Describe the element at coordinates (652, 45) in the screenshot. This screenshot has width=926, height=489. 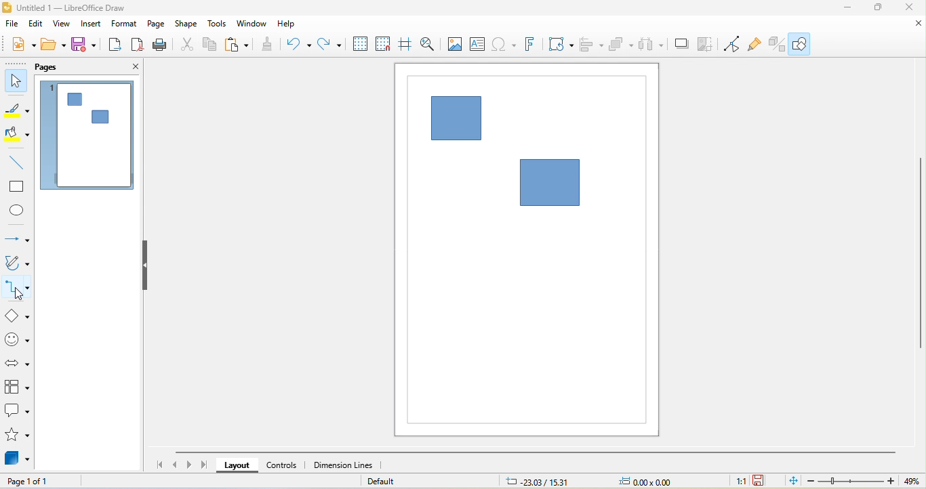
I see `select at least three object` at that location.